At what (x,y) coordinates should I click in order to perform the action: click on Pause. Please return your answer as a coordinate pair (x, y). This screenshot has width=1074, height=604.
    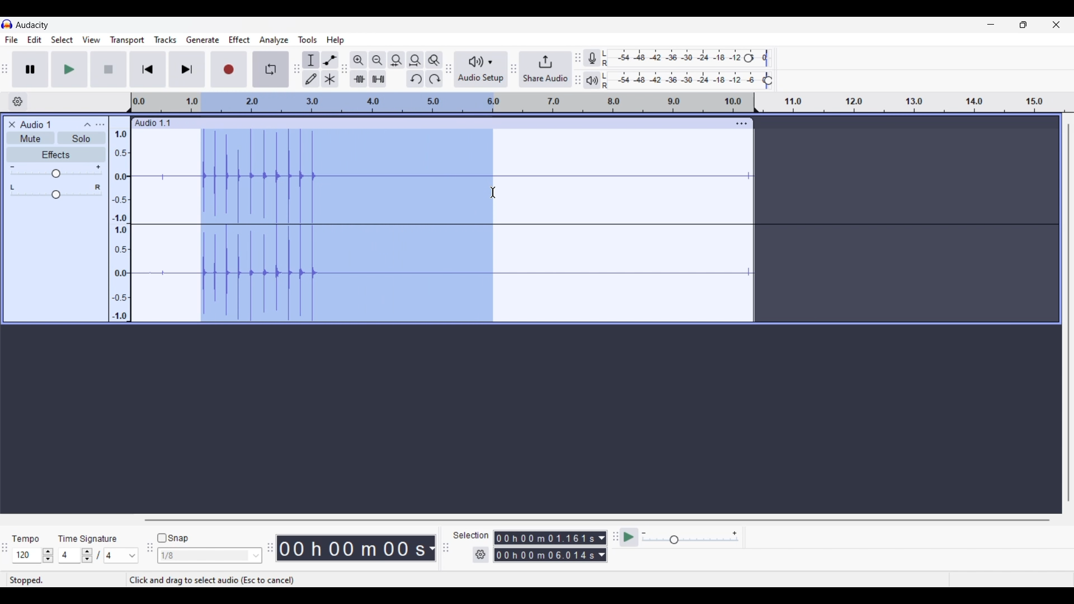
    Looking at the image, I should click on (31, 69).